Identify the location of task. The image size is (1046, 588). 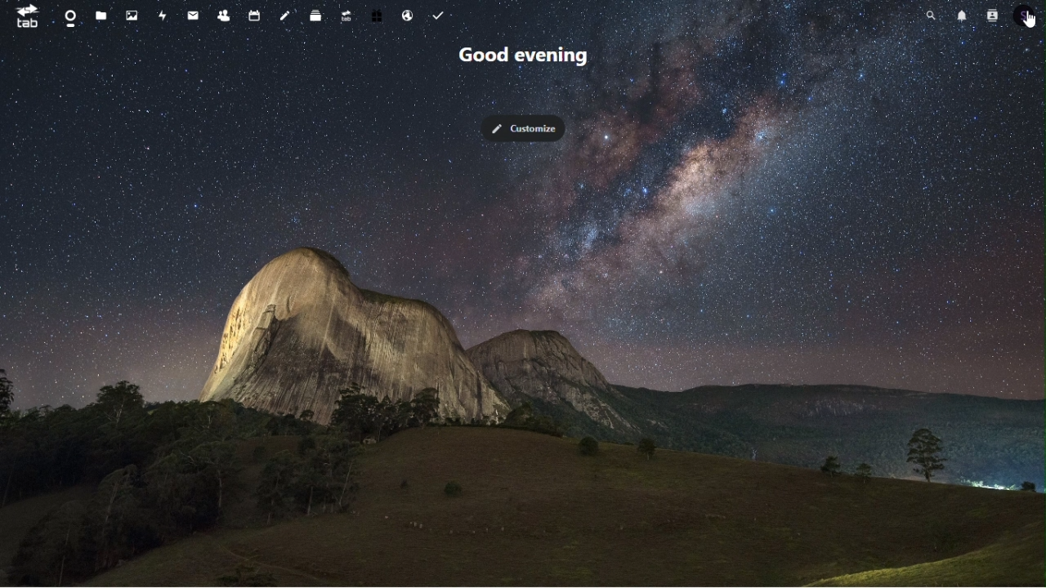
(436, 15).